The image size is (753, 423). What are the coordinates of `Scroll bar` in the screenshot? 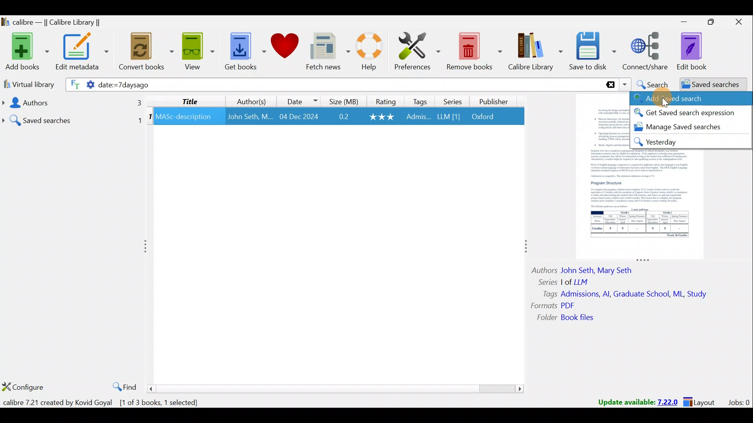 It's located at (336, 388).